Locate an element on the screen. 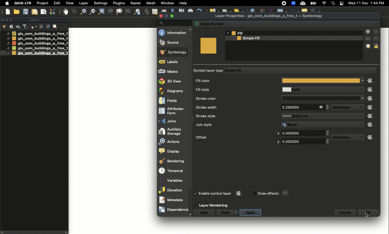  gis_osm_buildings_a_free_1 is located at coordinates (40, 39).